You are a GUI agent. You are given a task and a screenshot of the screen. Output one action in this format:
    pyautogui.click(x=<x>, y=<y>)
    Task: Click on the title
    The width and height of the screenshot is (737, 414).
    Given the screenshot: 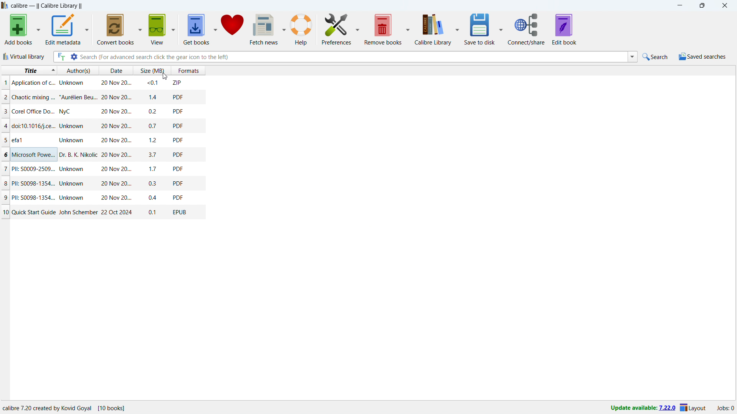 What is the action you would take?
    pyautogui.click(x=32, y=183)
    